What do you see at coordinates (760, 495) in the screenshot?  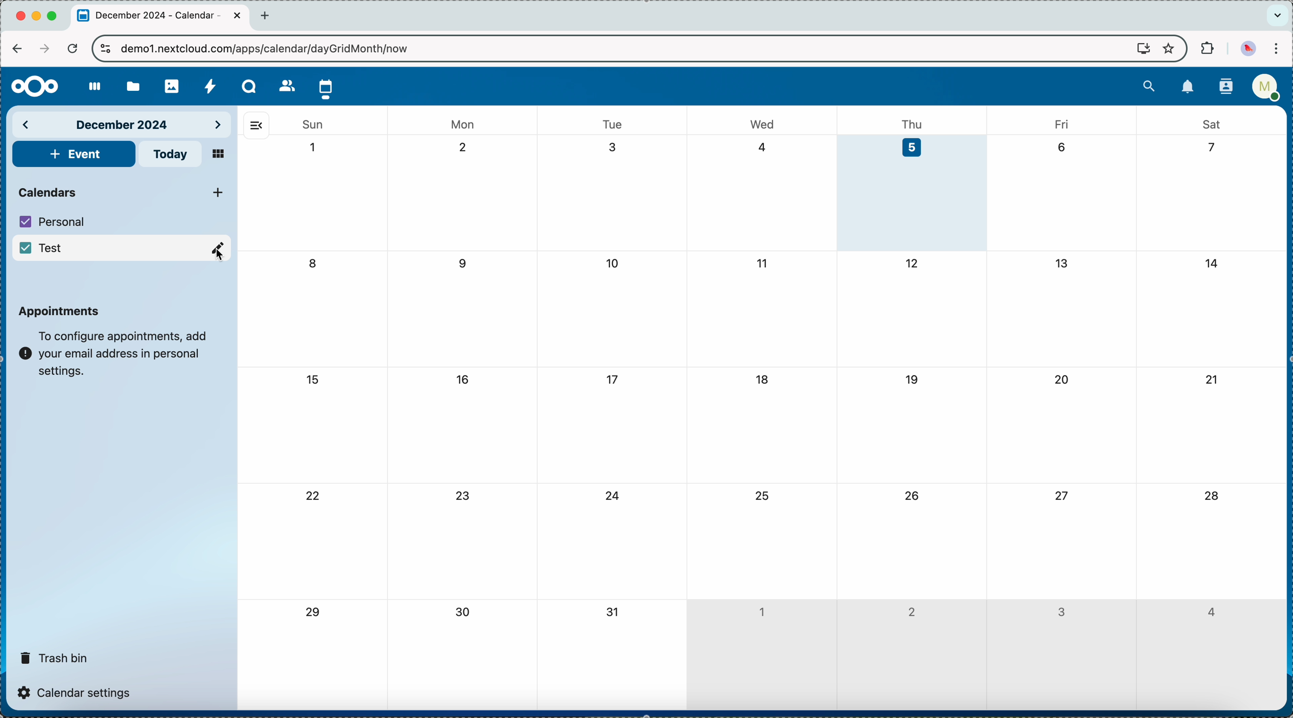 I see `25` at bounding box center [760, 495].